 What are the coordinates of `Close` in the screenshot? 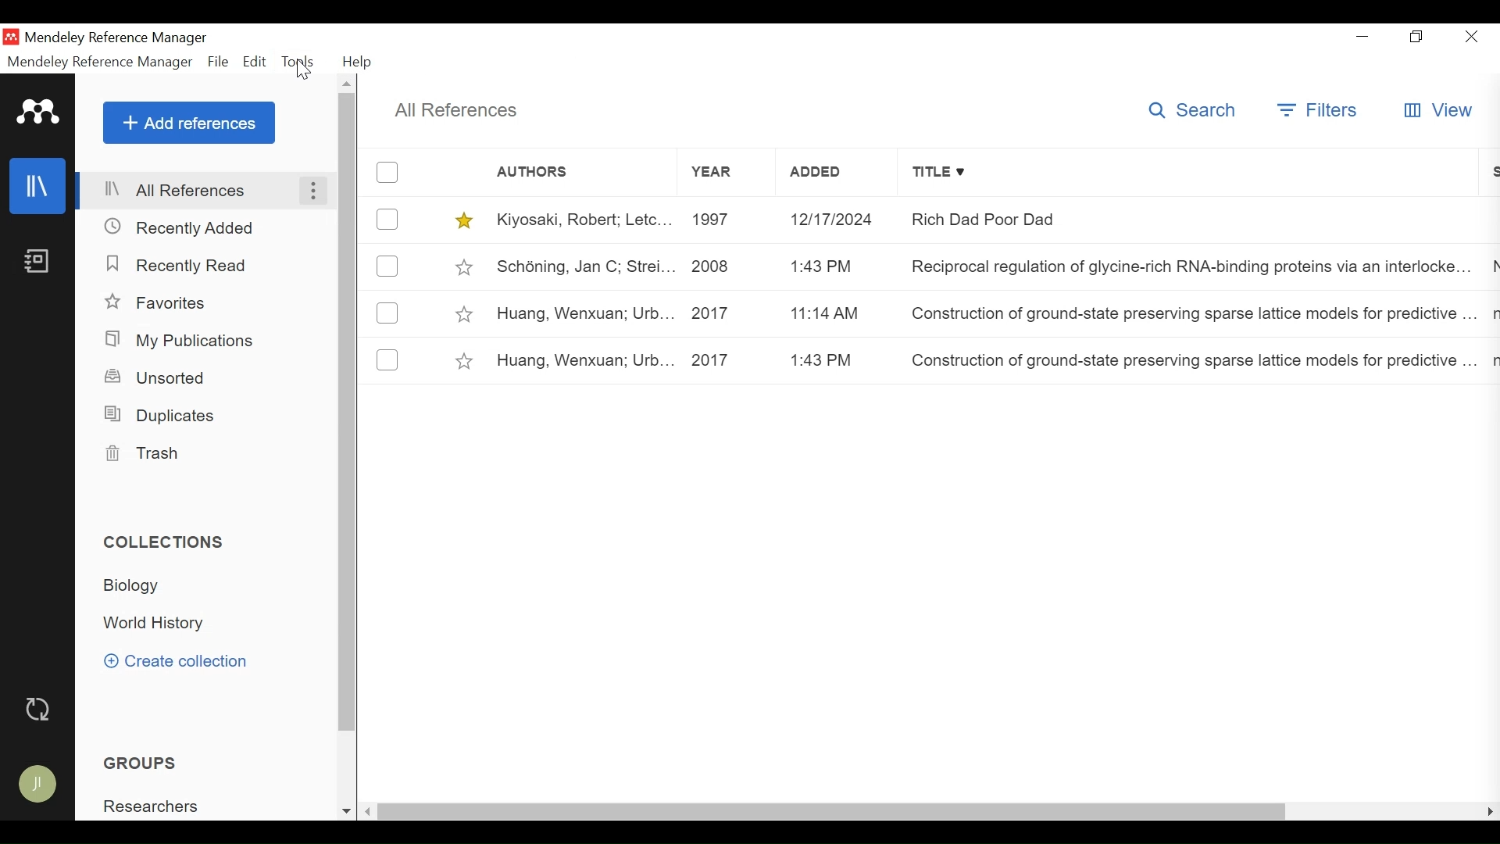 It's located at (1473, 37).